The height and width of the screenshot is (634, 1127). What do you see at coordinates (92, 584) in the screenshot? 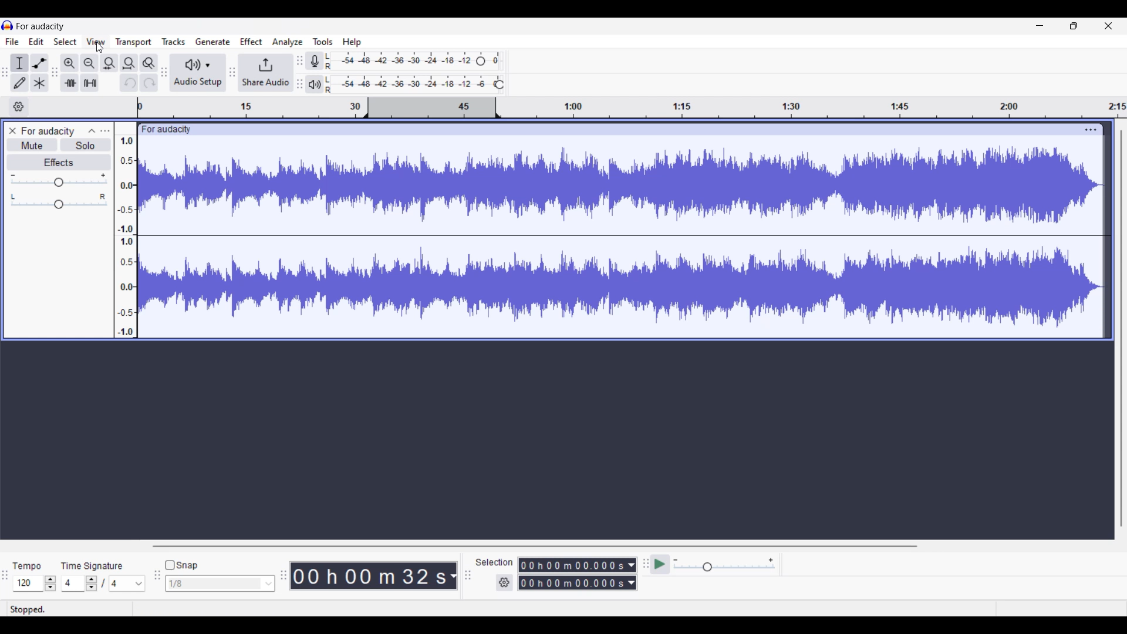
I see `Increase/Decrease number` at bounding box center [92, 584].